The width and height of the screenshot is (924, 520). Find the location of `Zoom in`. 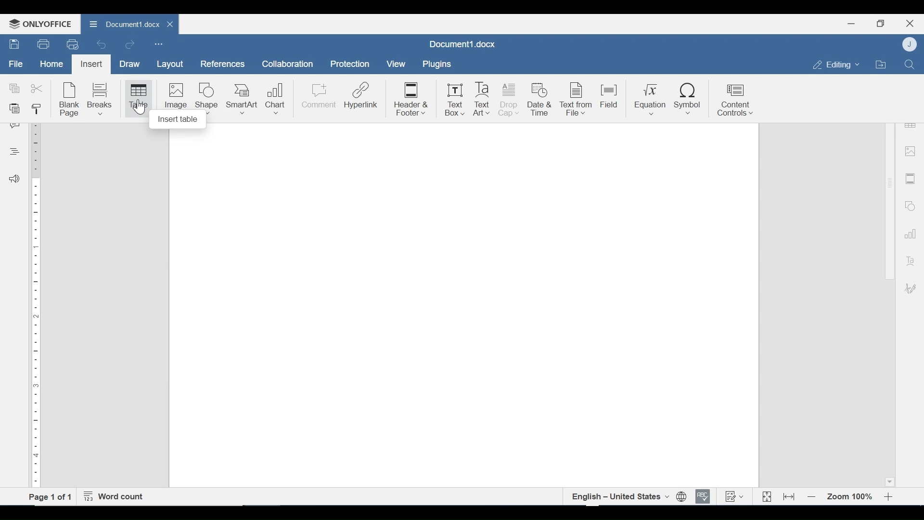

Zoom in is located at coordinates (890, 497).